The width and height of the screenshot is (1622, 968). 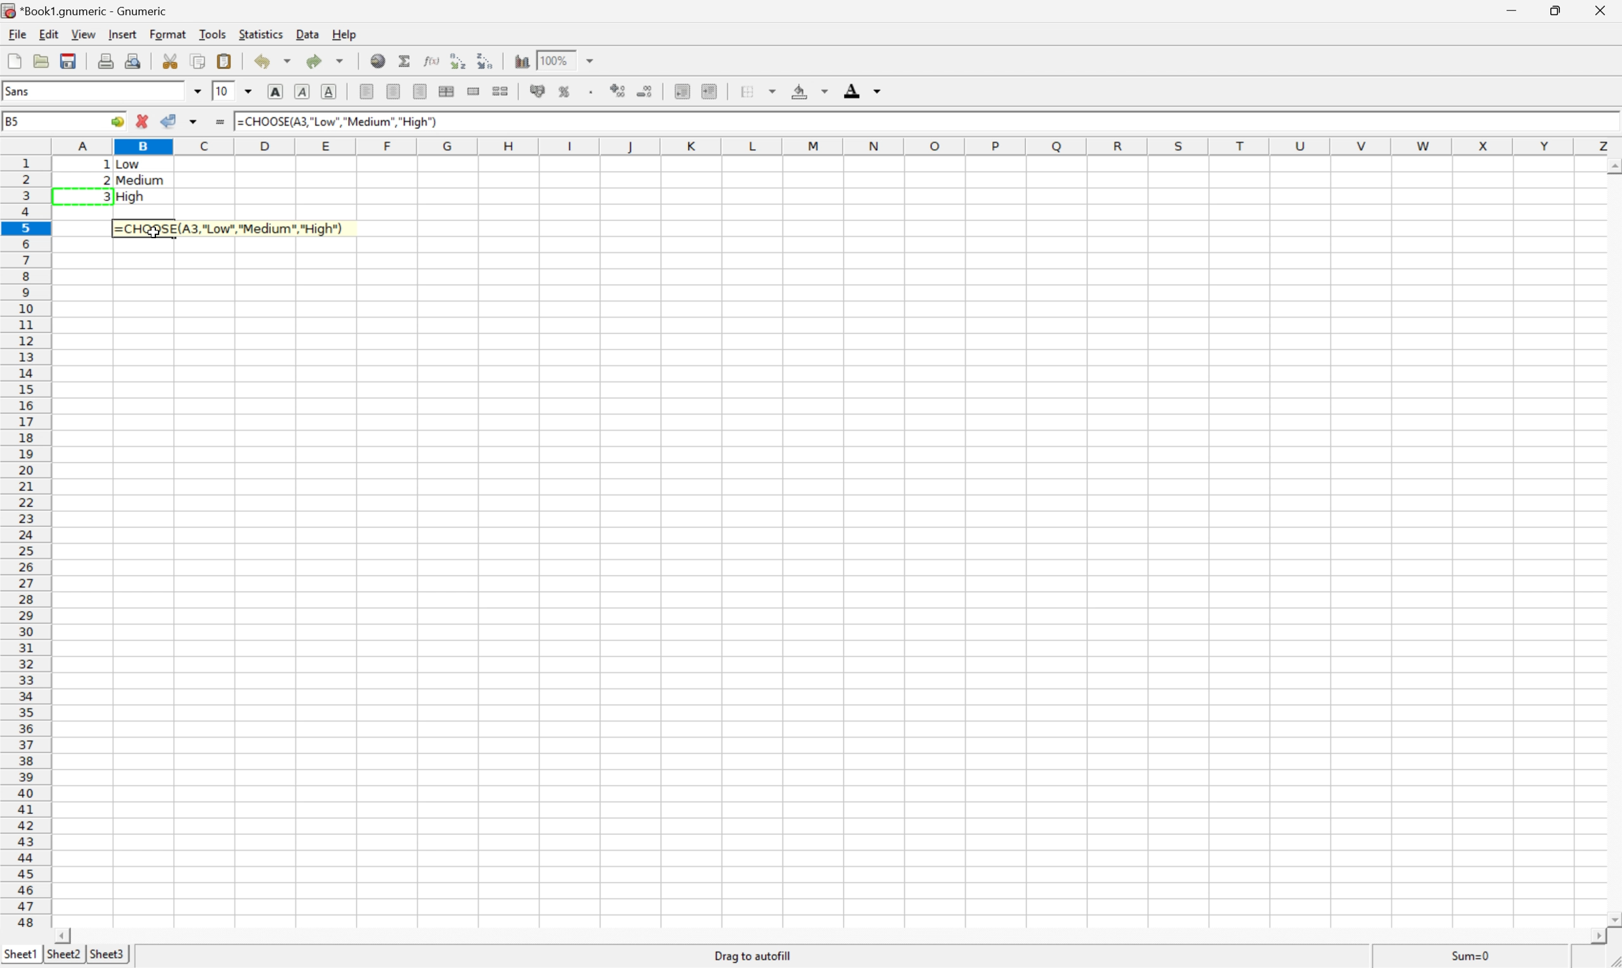 I want to click on =CHOOSE(A3, "Low", "Medium", "High"), so click(x=231, y=226).